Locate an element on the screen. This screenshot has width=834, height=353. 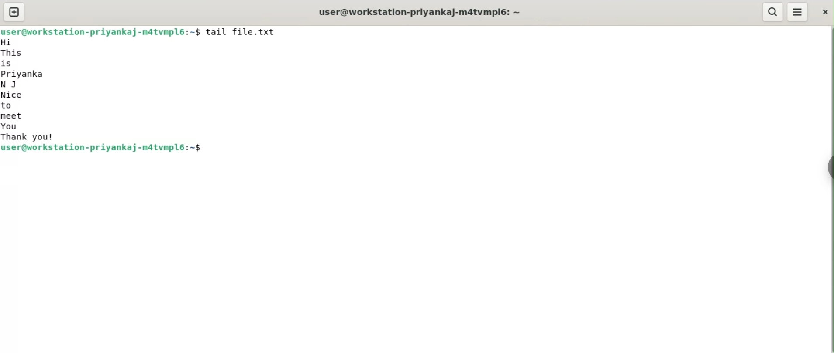
menu is located at coordinates (797, 13).